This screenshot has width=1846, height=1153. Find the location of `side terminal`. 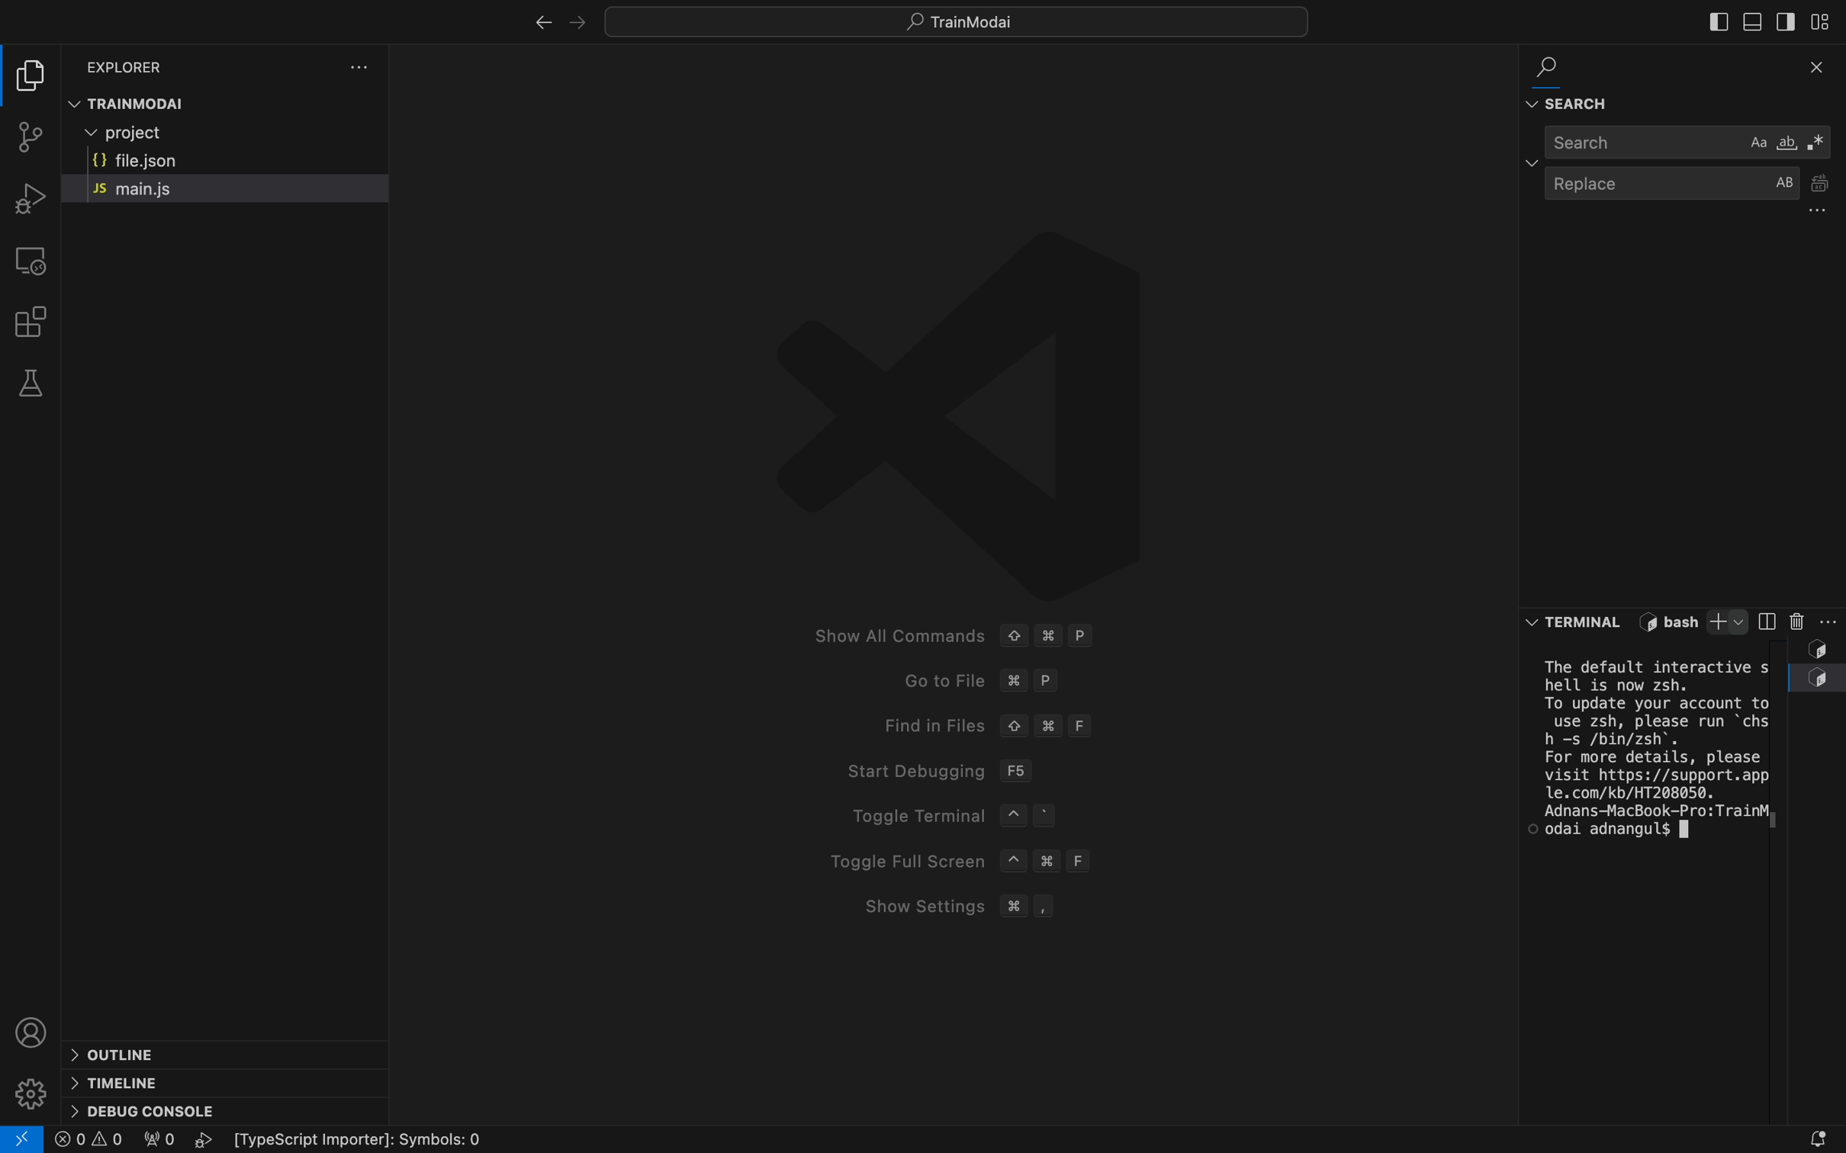

side terminal is located at coordinates (1766, 621).